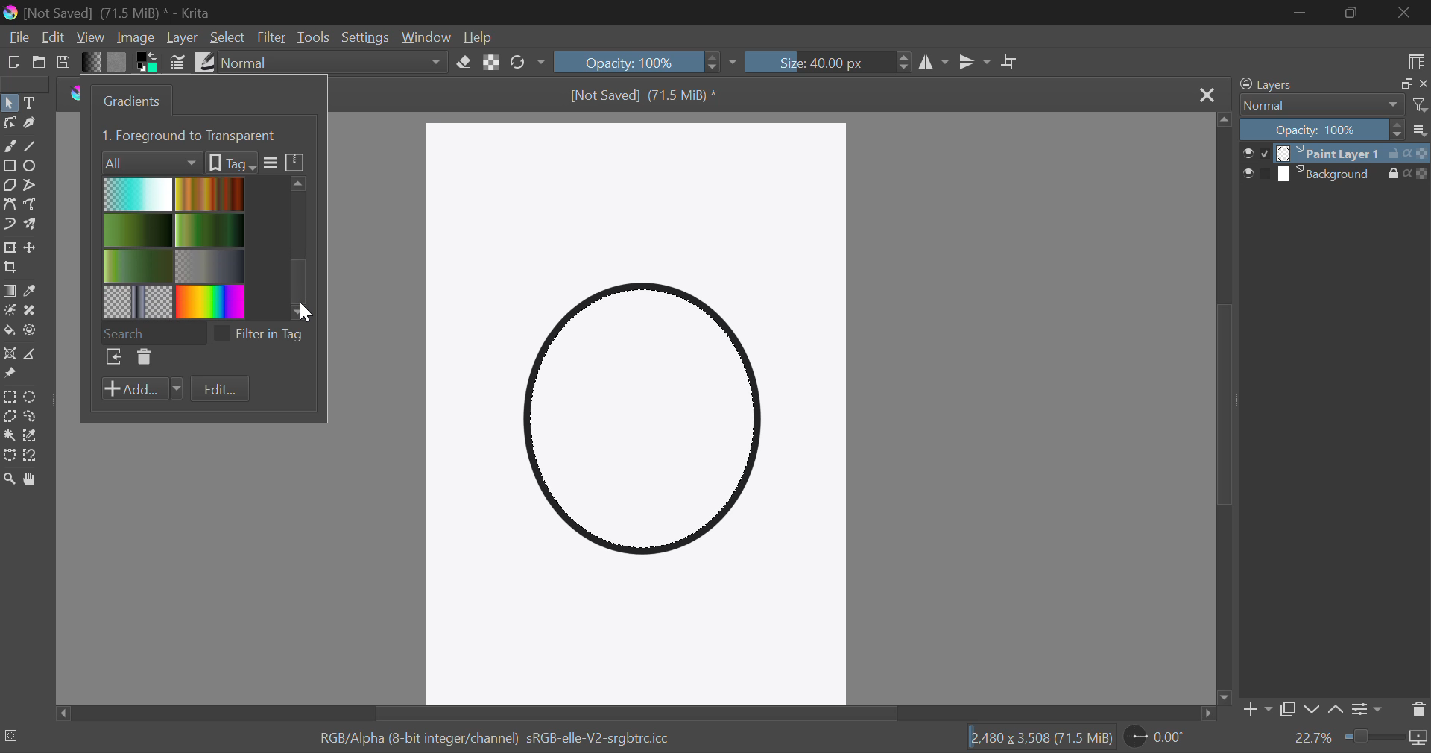 The width and height of the screenshot is (1431, 753). What do you see at coordinates (1312, 711) in the screenshot?
I see `Move layer down` at bounding box center [1312, 711].